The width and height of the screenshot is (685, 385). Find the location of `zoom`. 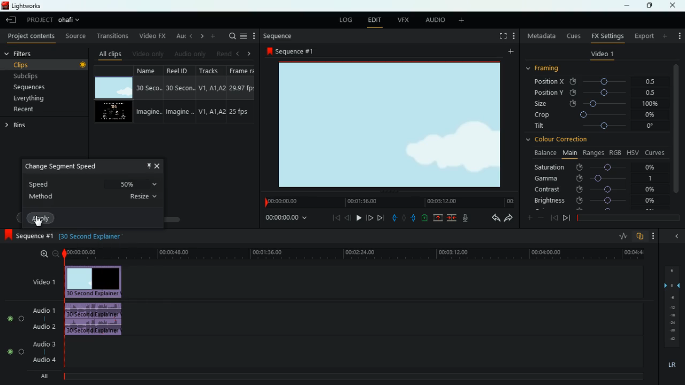

zoom is located at coordinates (49, 254).